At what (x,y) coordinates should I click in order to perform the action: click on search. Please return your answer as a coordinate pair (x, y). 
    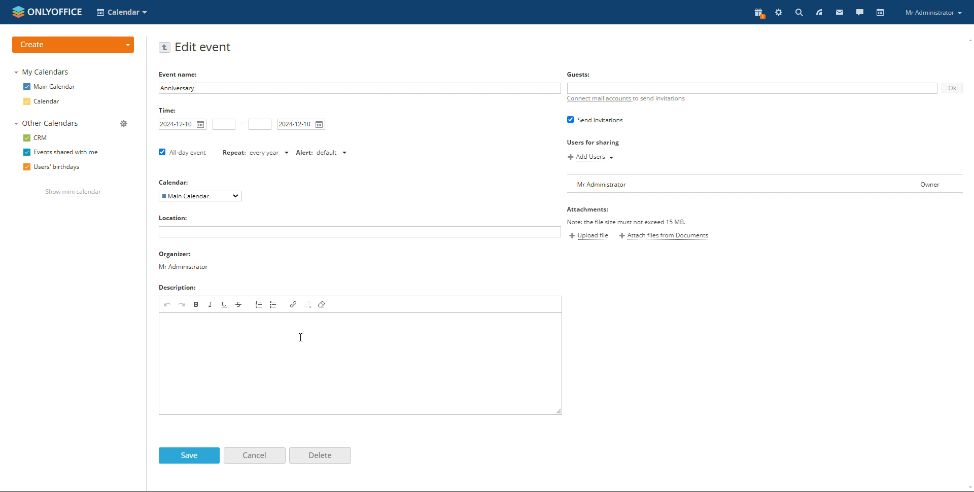
    Looking at the image, I should click on (798, 12).